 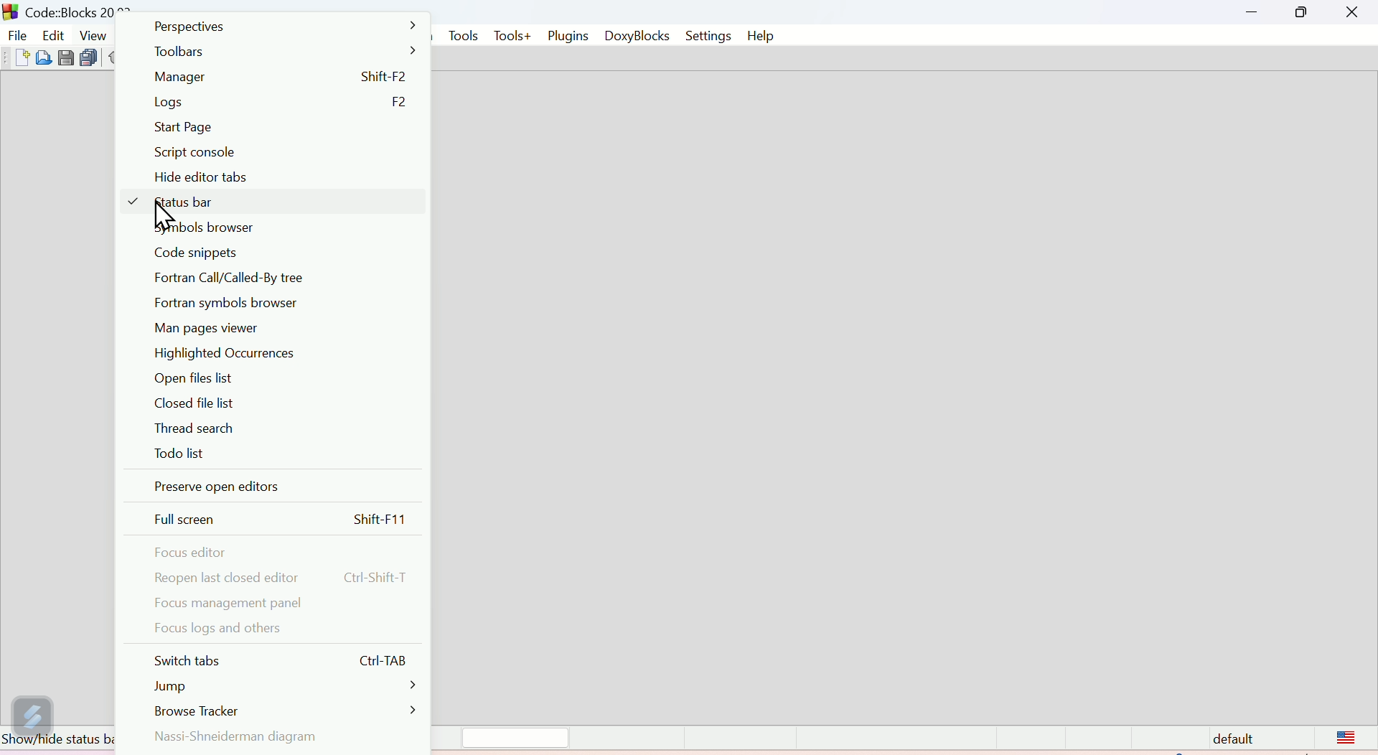 I want to click on Browse tracker, so click(x=288, y=707).